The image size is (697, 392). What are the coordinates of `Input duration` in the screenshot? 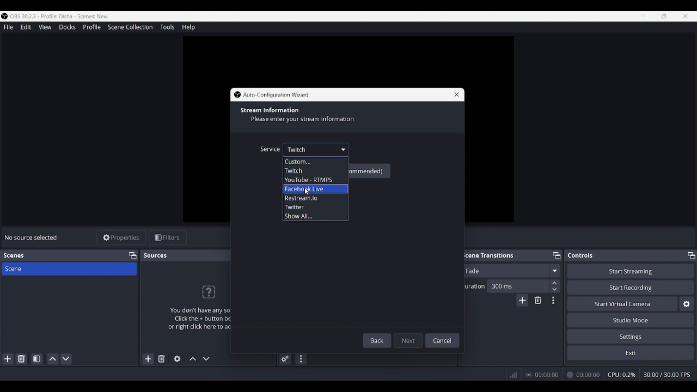 It's located at (517, 286).